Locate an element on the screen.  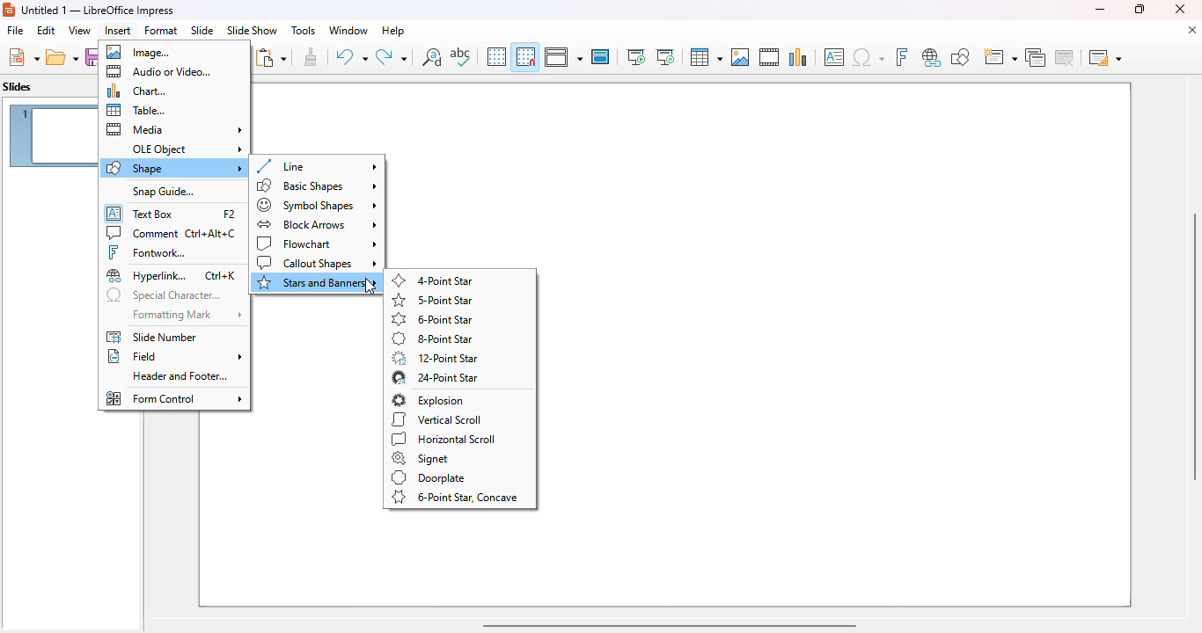
media is located at coordinates (174, 129).